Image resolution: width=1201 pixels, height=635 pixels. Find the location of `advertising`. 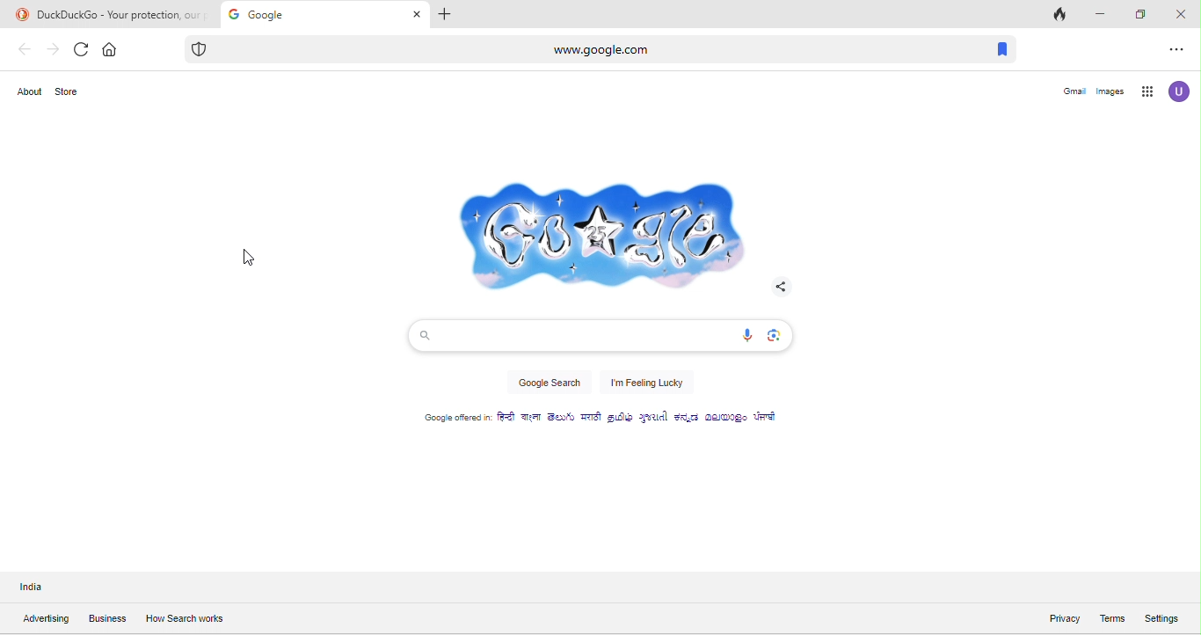

advertising is located at coordinates (45, 619).